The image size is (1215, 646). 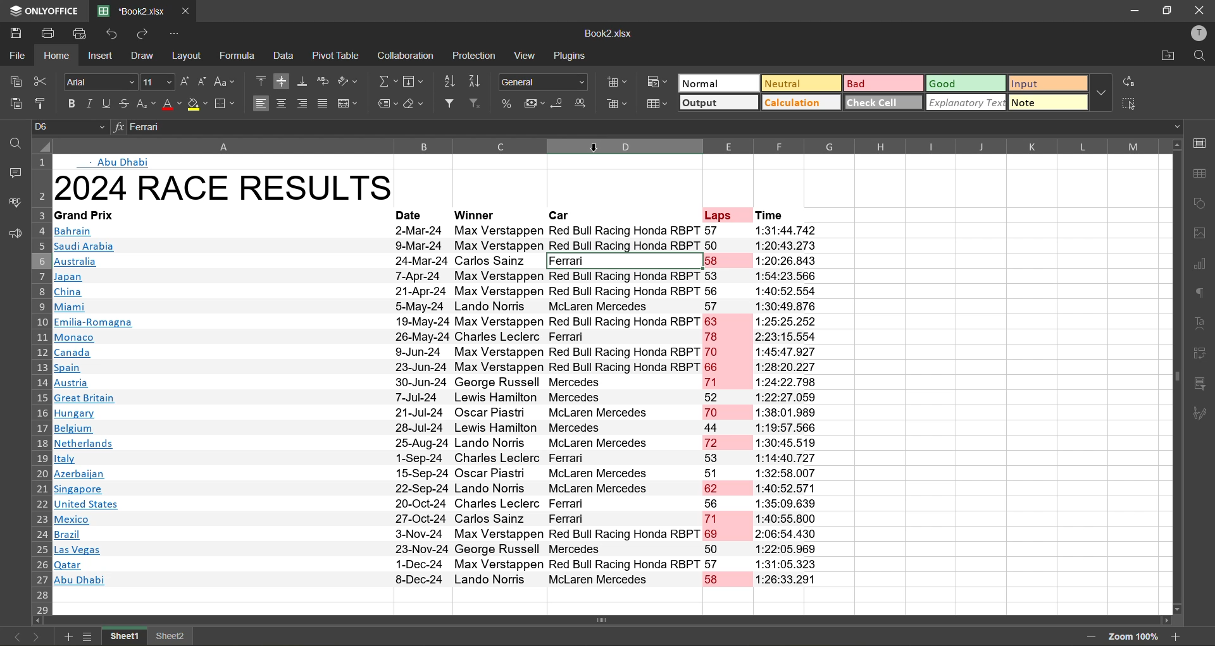 What do you see at coordinates (444, 338) in the screenshot?
I see `MB Monaco 26-May-24 Charles Leclerc Ferrari 78 2:23:15.554` at bounding box center [444, 338].